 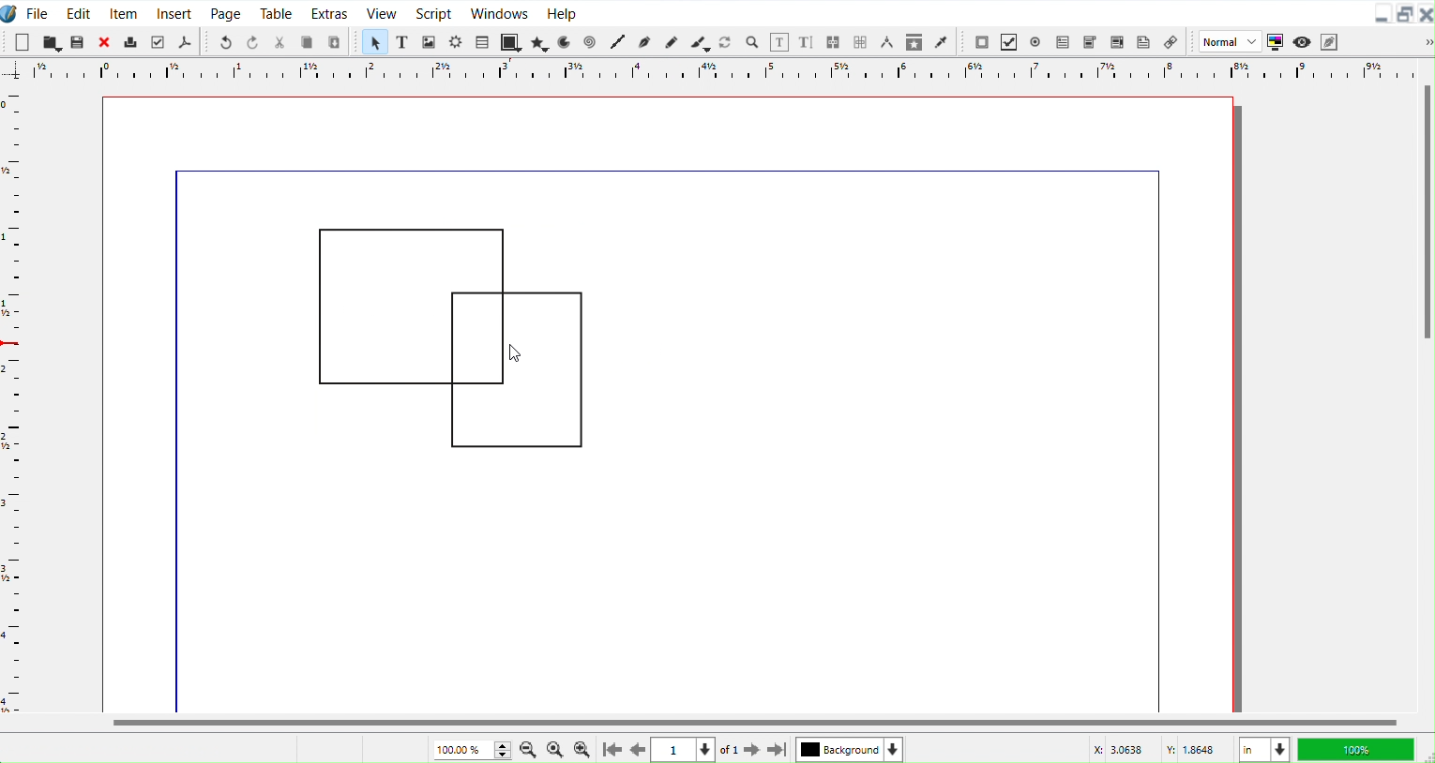 I want to click on Line, so click(x=620, y=43).